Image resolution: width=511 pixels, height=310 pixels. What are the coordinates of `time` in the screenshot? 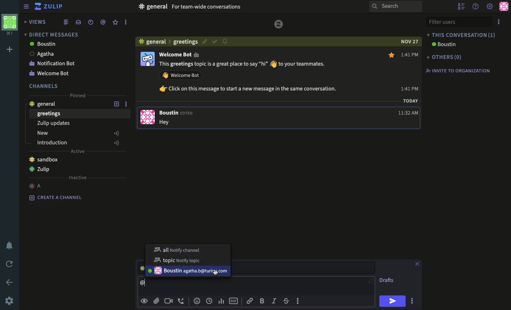 It's located at (210, 301).